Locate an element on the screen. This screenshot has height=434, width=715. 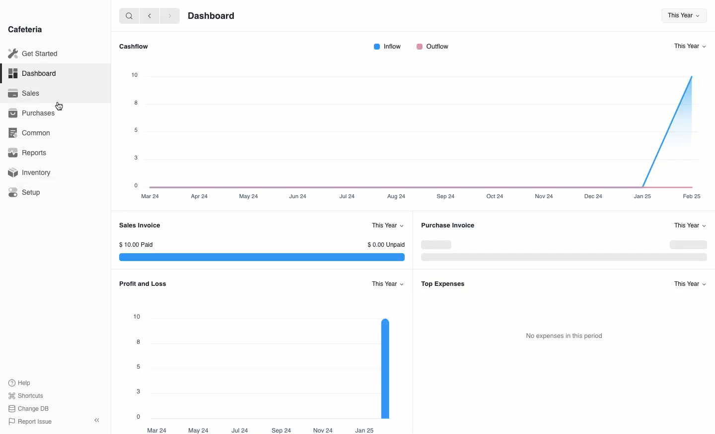
8 is located at coordinates (138, 341).